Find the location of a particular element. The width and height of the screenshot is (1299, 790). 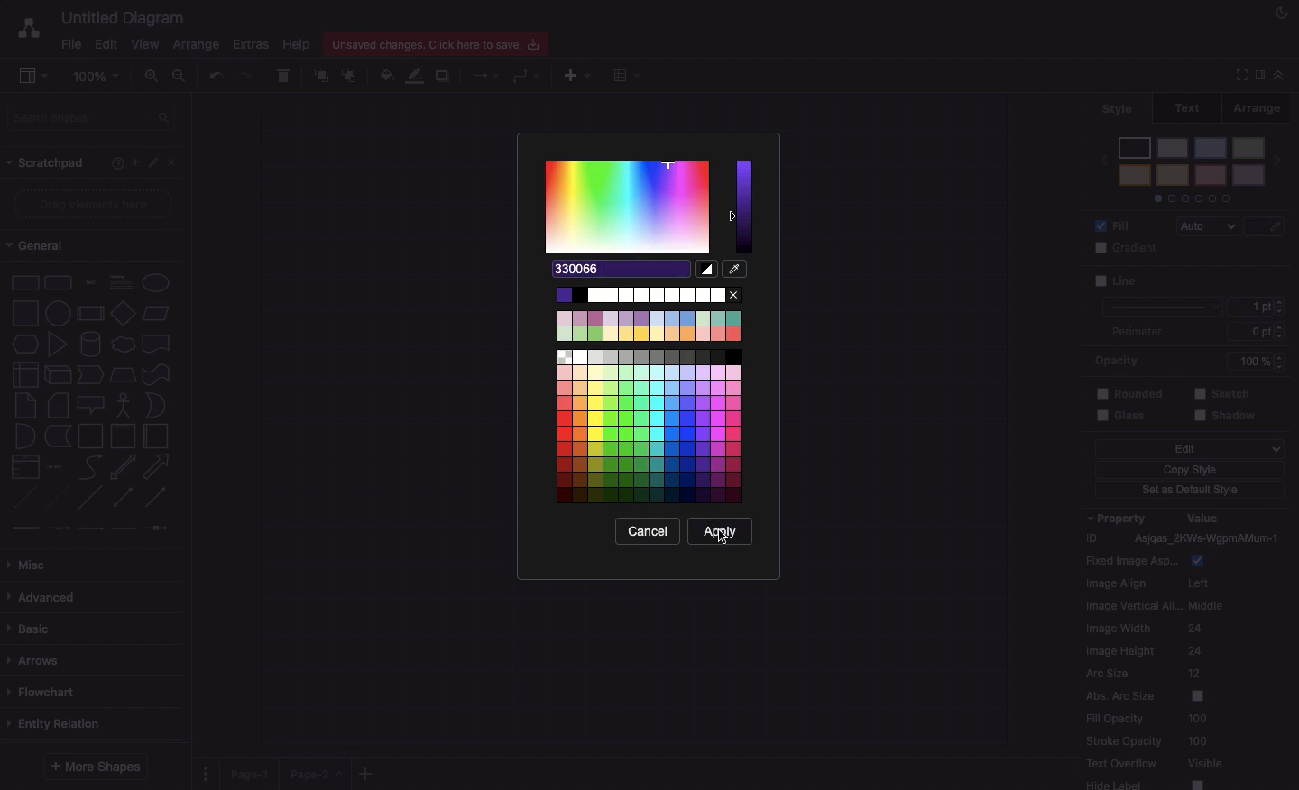

Undo is located at coordinates (215, 74).